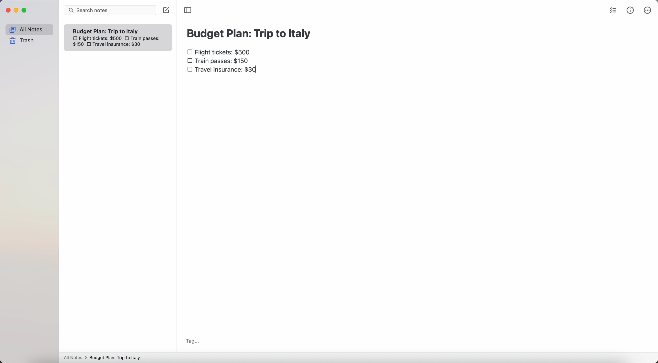 The height and width of the screenshot is (363, 658). I want to click on trash, so click(22, 41).